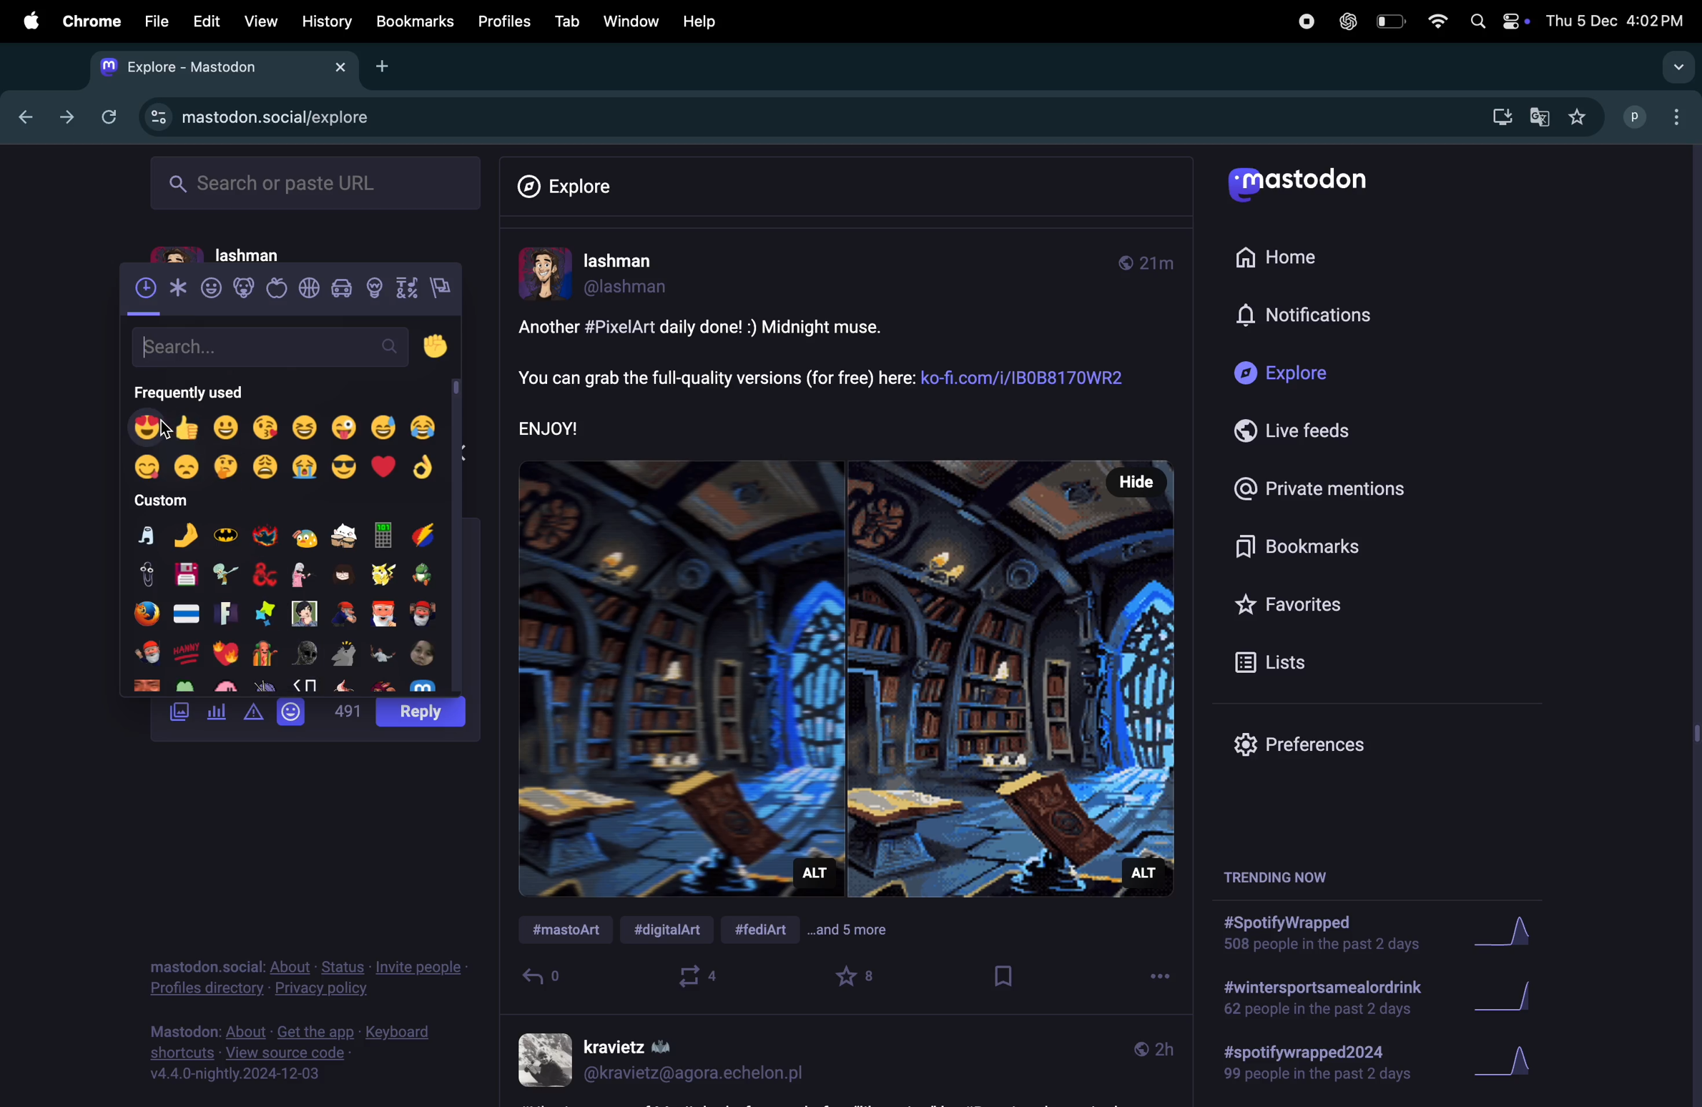  I want to click on add tab, so click(386, 68).